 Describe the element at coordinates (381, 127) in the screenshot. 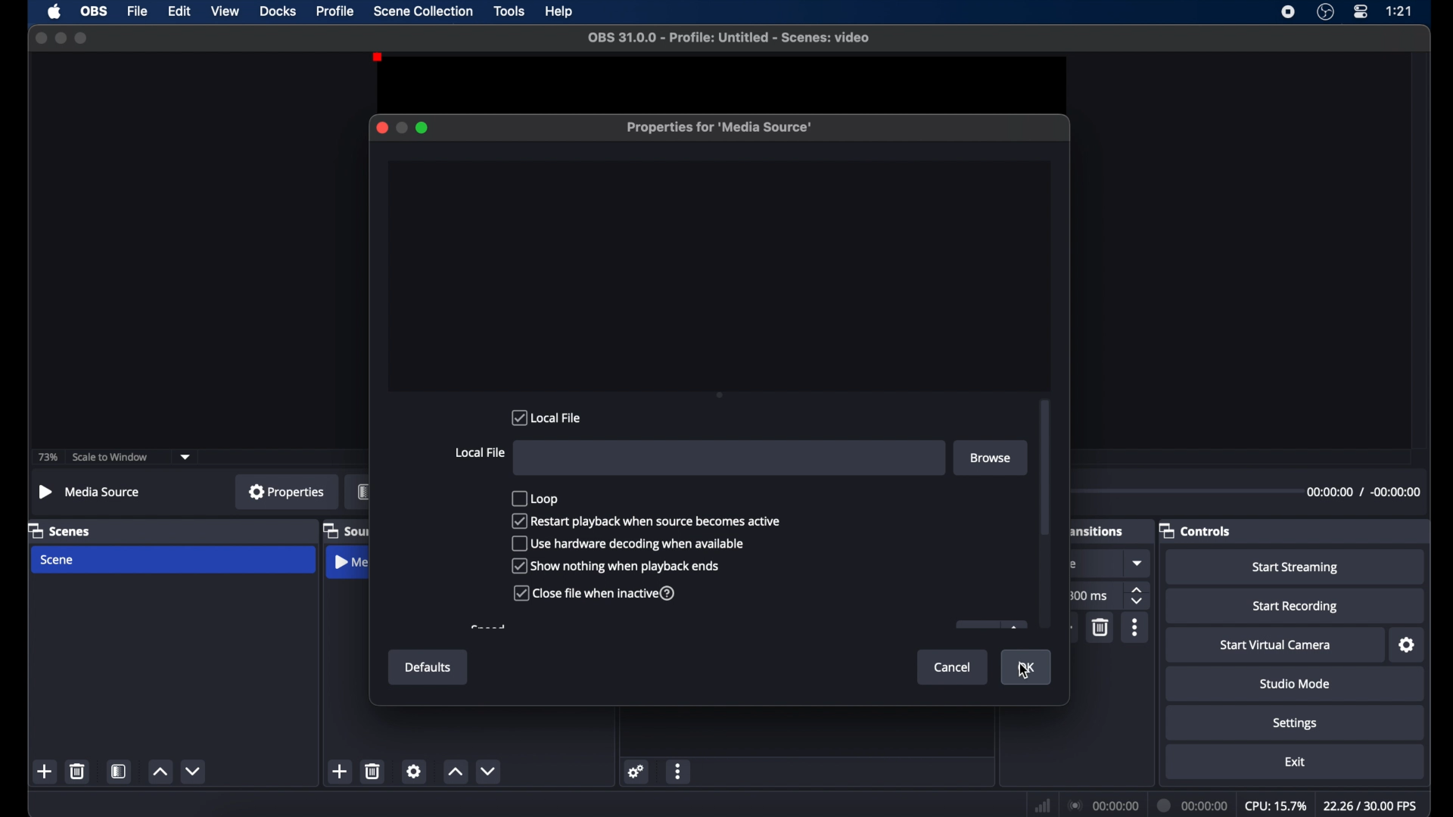

I see `close` at that location.